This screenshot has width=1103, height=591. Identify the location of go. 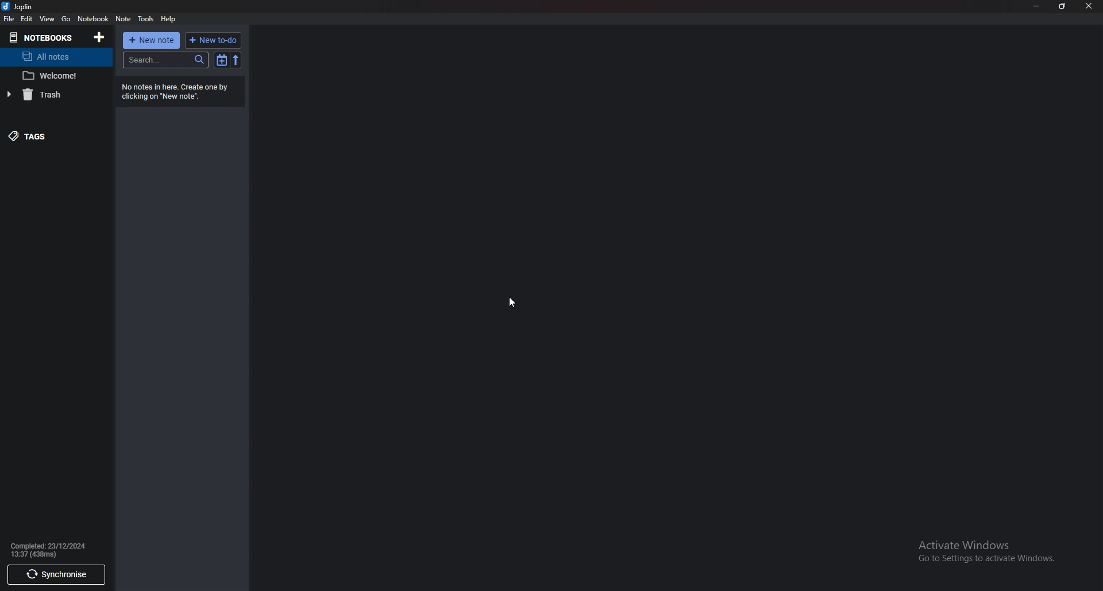
(67, 20).